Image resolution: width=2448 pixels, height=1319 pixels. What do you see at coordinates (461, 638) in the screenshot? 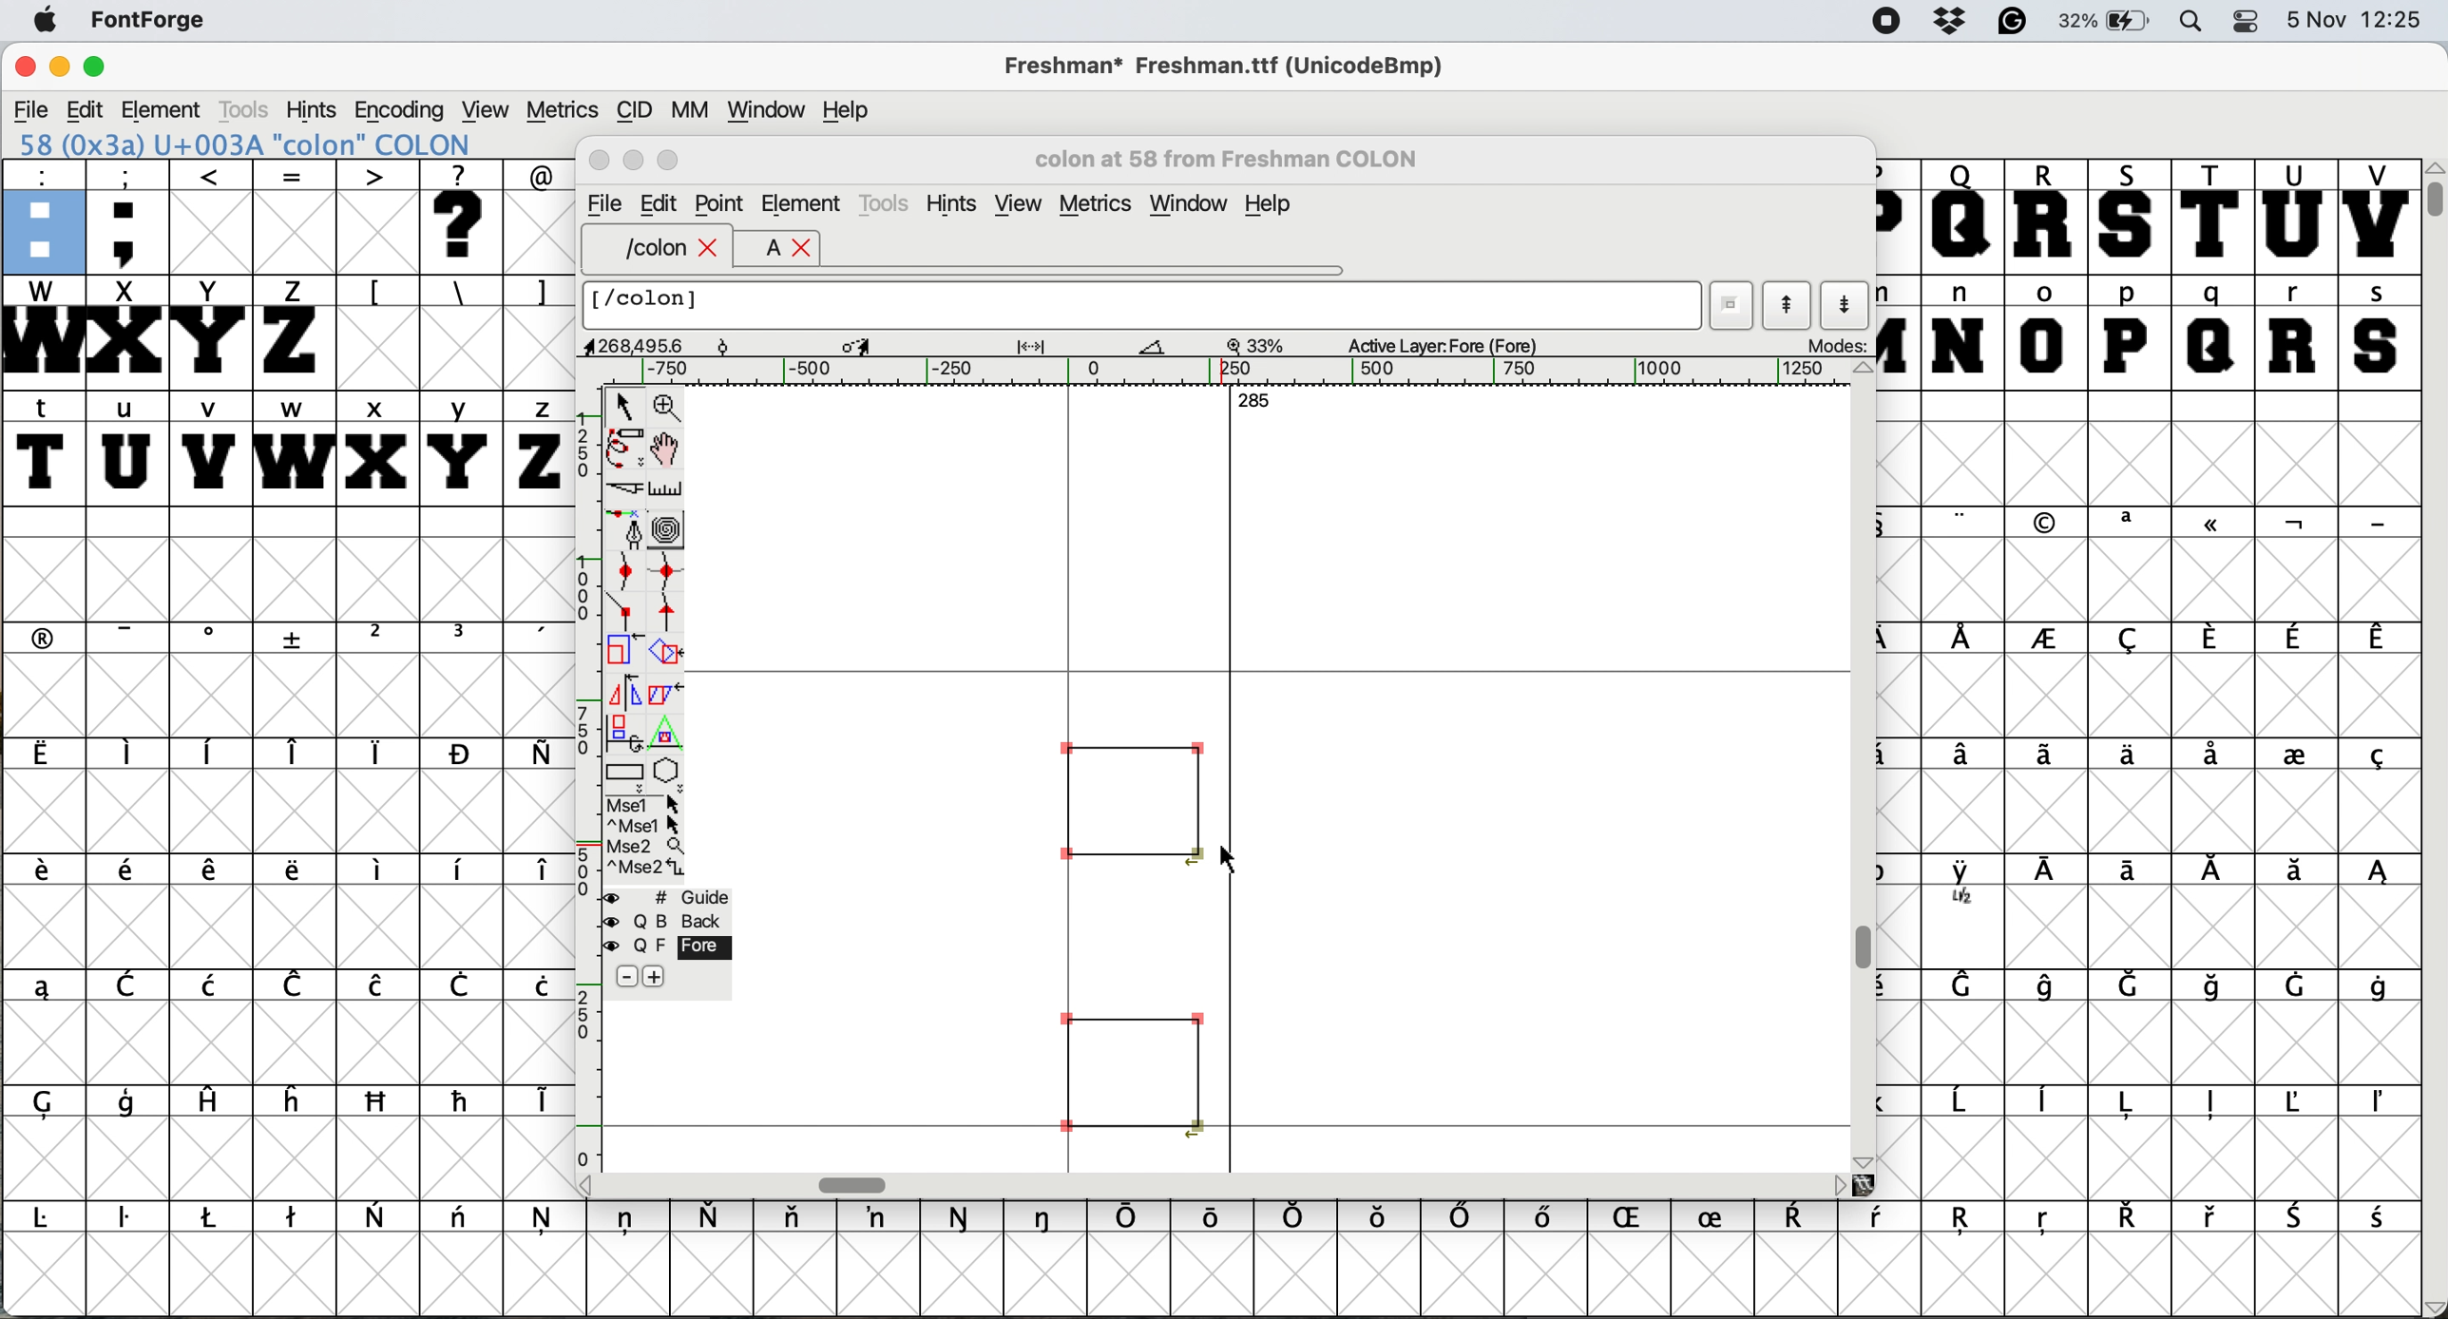
I see `symbol` at bounding box center [461, 638].